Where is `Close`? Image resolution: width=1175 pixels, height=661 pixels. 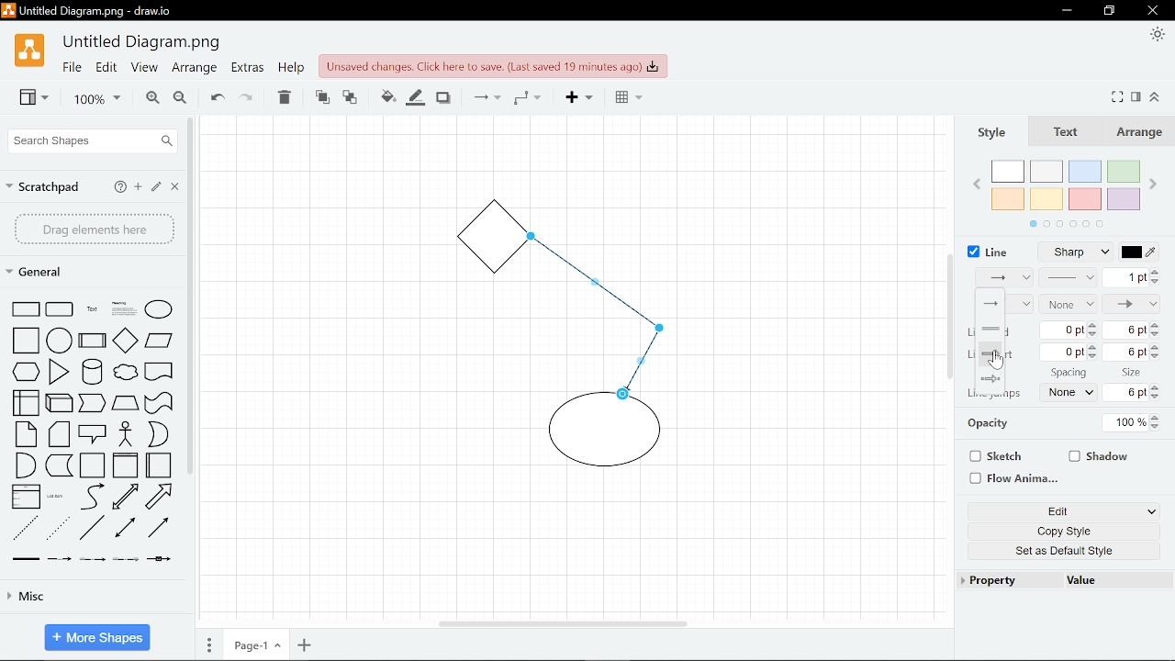
Close is located at coordinates (176, 188).